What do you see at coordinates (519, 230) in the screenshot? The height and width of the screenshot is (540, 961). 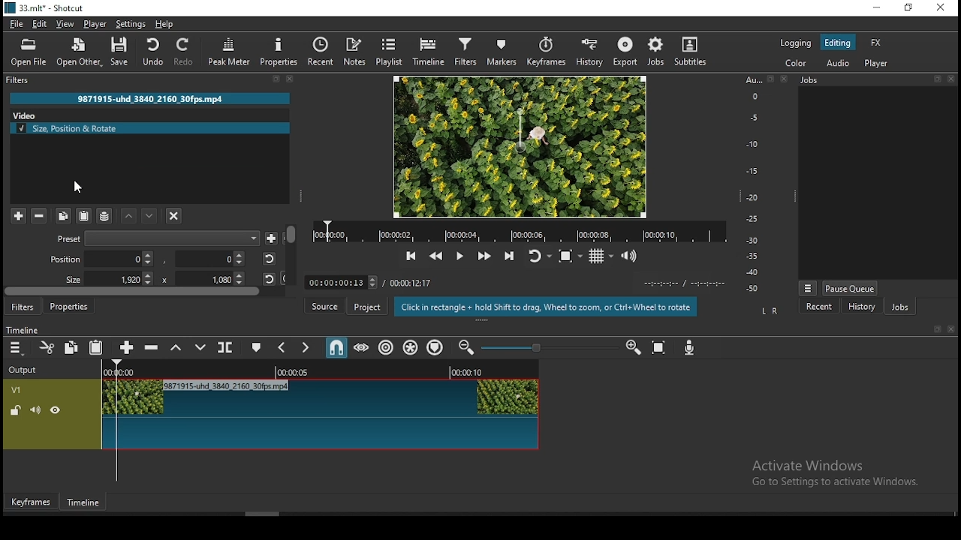 I see `video time duration bar` at bounding box center [519, 230].